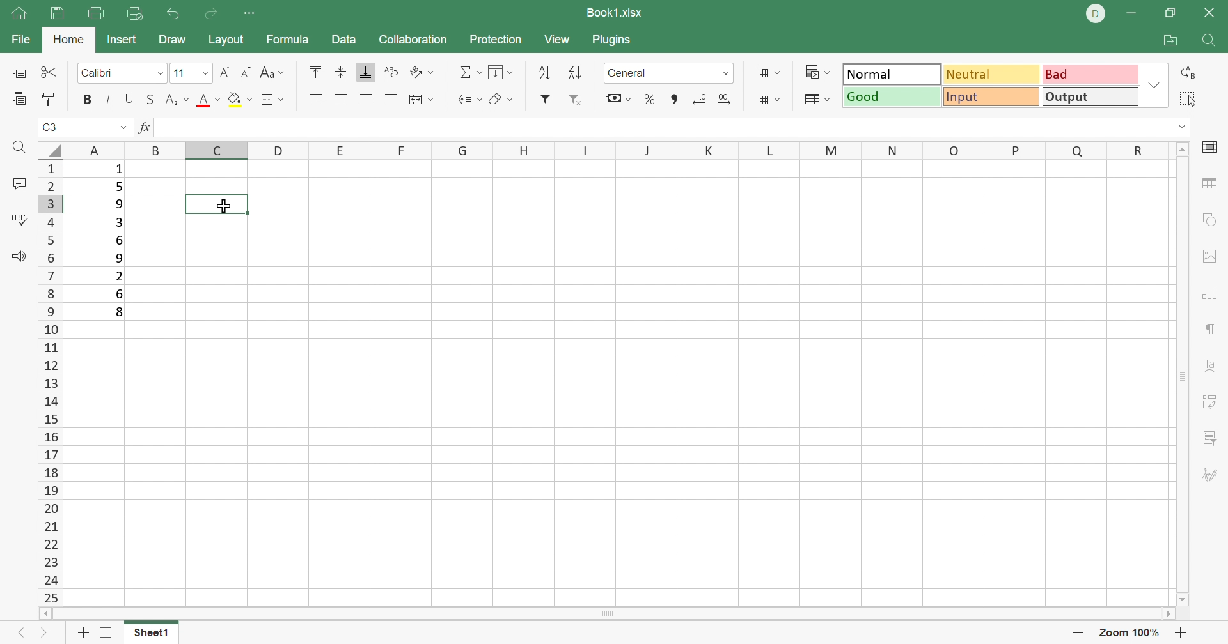 Image resolution: width=1228 pixels, height=644 pixels. Describe the element at coordinates (1184, 374) in the screenshot. I see `Scroll Bar` at that location.